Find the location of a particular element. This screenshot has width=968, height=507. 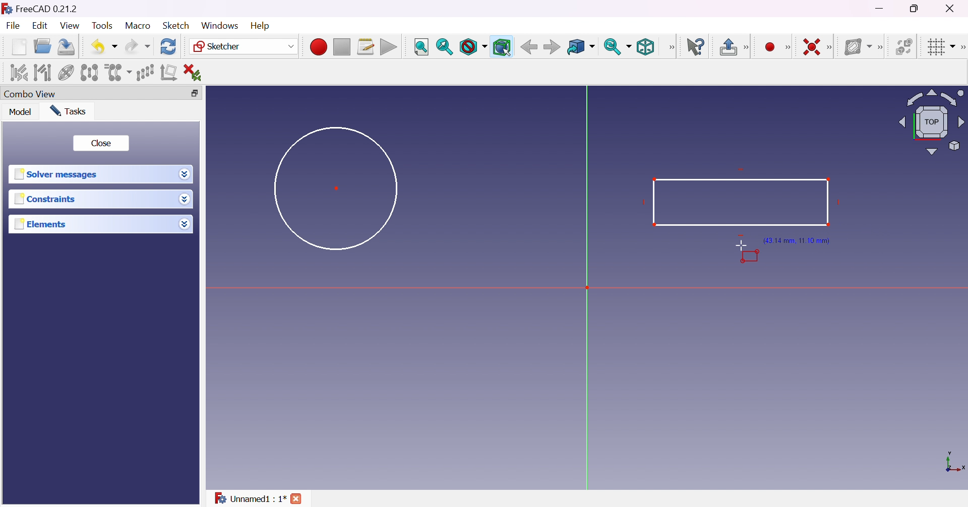

Cursor is located at coordinates (743, 245).